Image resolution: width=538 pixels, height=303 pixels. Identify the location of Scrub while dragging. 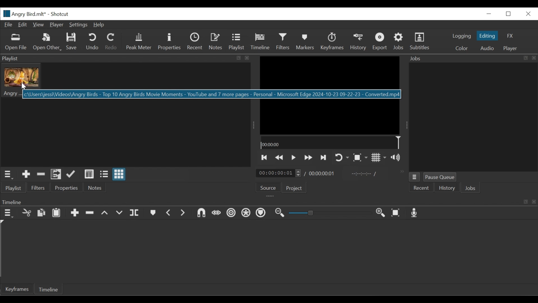
(217, 213).